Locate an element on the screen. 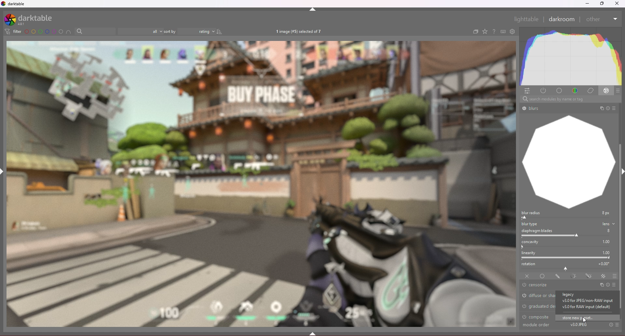 Image resolution: width=625 pixels, height=336 pixels. hide is located at coordinates (313, 9).